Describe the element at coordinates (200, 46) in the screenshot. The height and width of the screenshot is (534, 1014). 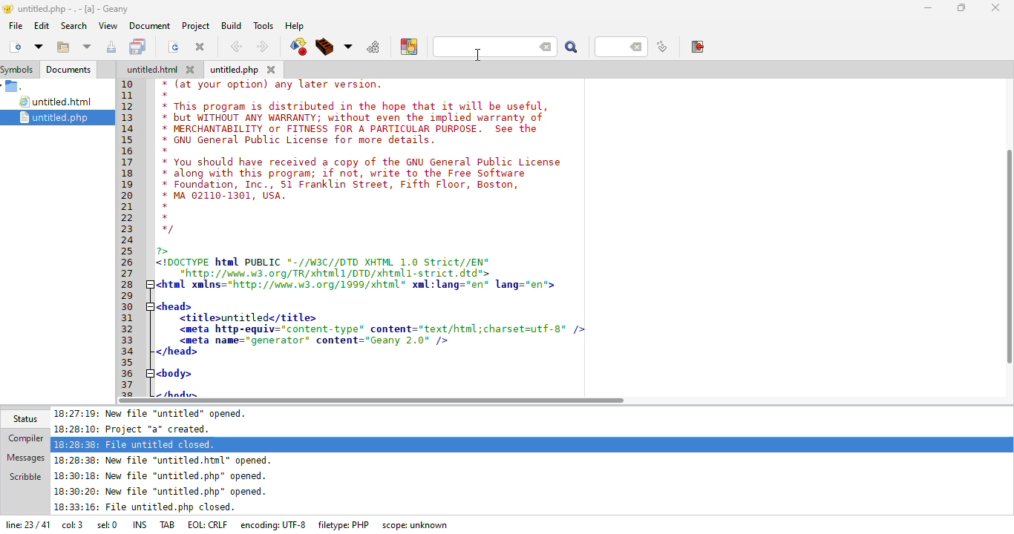
I see `close` at that location.